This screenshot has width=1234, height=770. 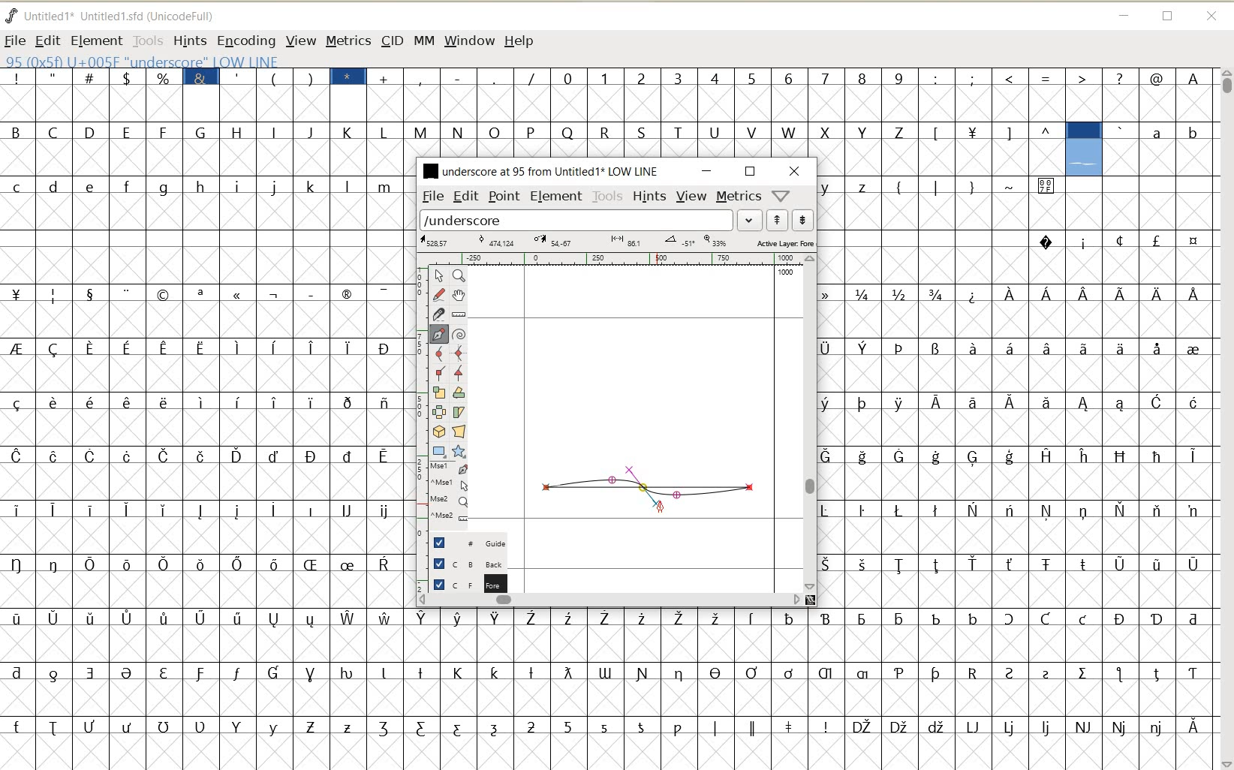 What do you see at coordinates (576, 219) in the screenshot?
I see `load word list` at bounding box center [576, 219].